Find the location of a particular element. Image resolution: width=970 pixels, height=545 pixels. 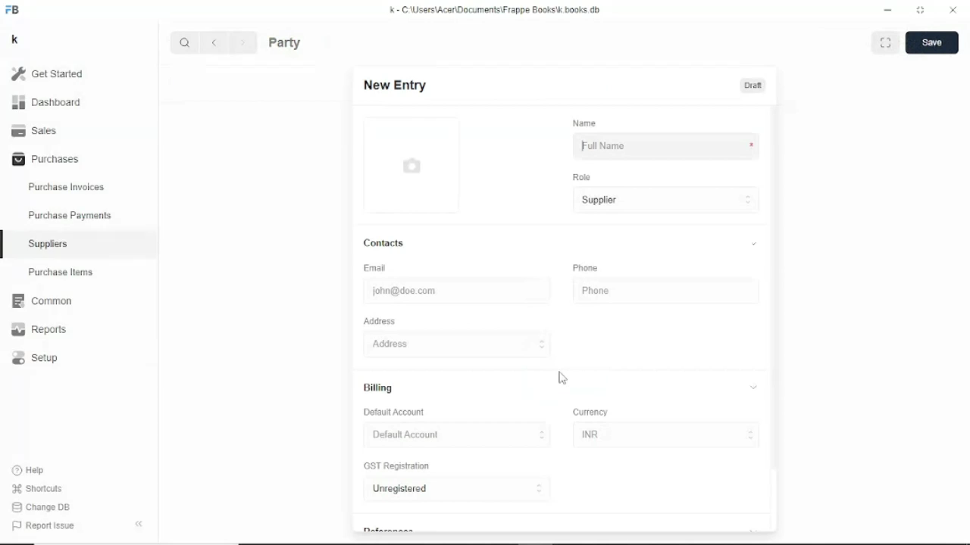

Reports is located at coordinates (40, 329).